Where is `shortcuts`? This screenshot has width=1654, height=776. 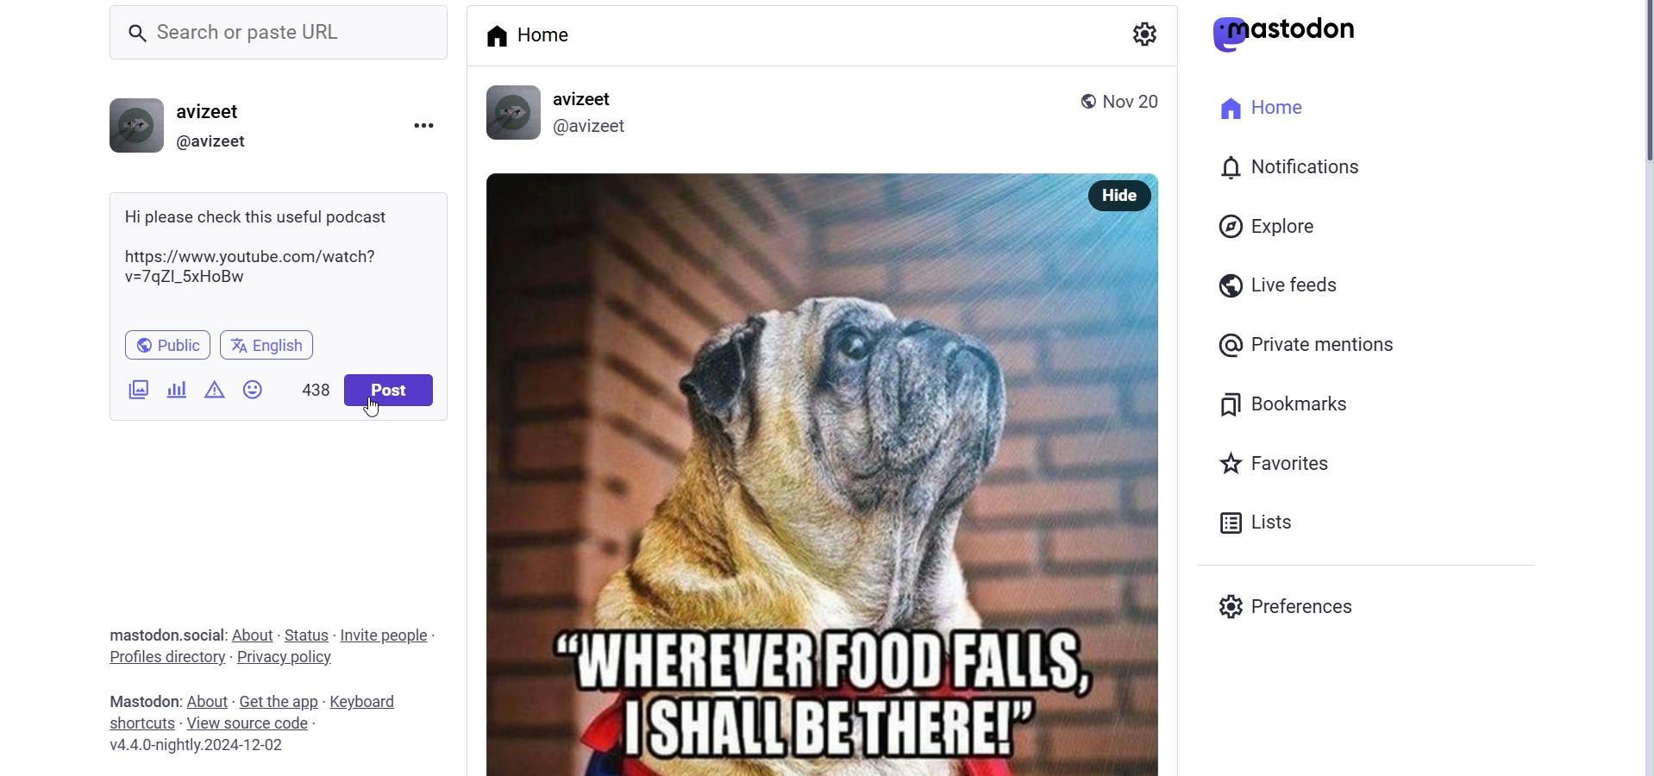 shortcuts is located at coordinates (141, 723).